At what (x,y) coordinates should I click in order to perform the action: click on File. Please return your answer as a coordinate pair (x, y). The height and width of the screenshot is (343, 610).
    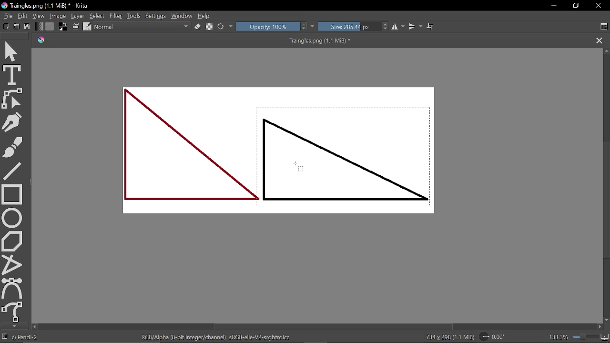
    Looking at the image, I should click on (7, 15).